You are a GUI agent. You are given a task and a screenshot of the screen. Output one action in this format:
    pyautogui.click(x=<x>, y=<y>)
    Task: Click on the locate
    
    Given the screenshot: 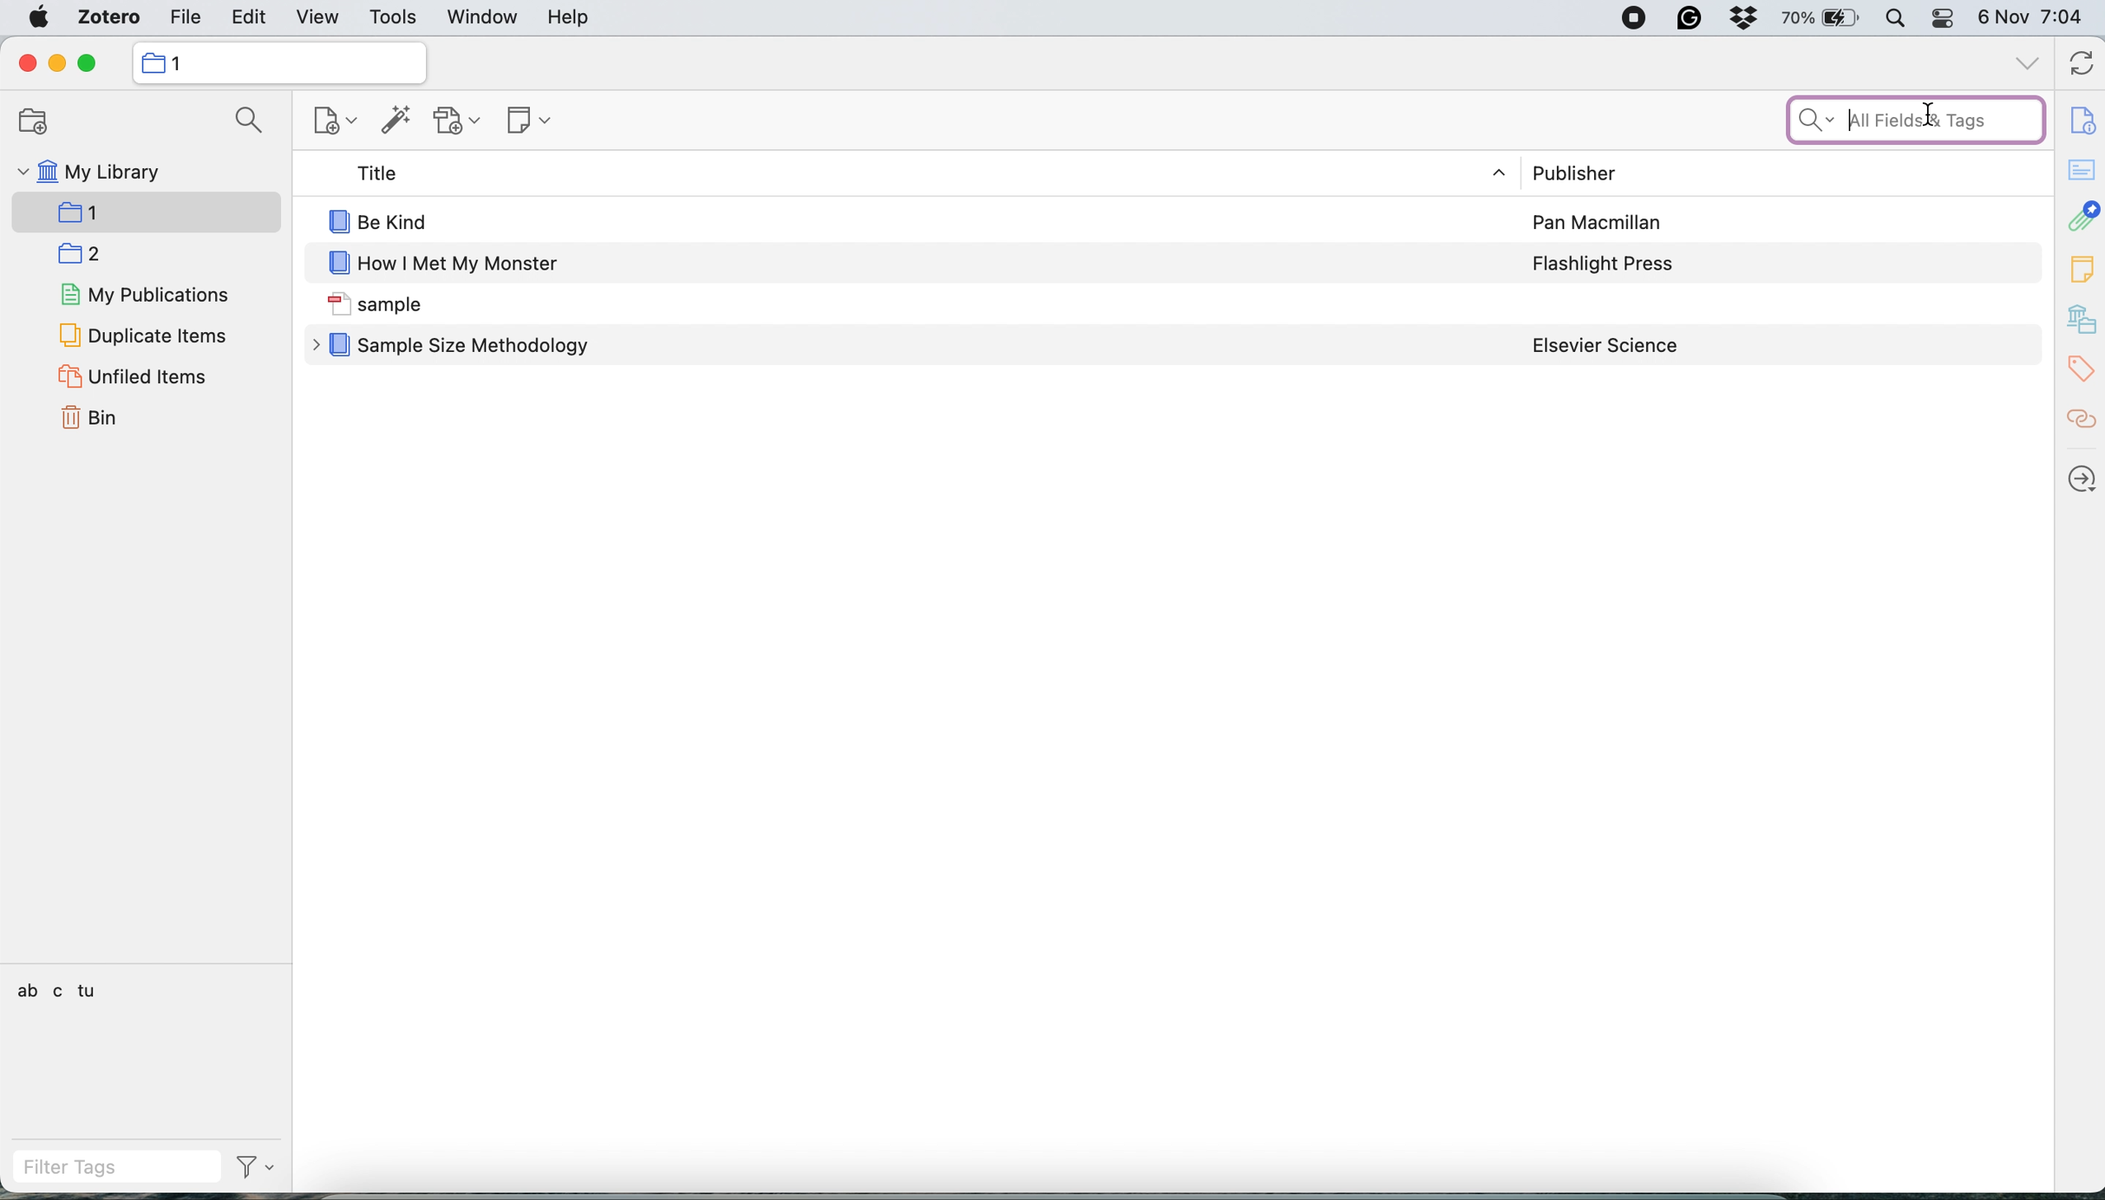 What is the action you would take?
    pyautogui.click(x=2080, y=481)
    